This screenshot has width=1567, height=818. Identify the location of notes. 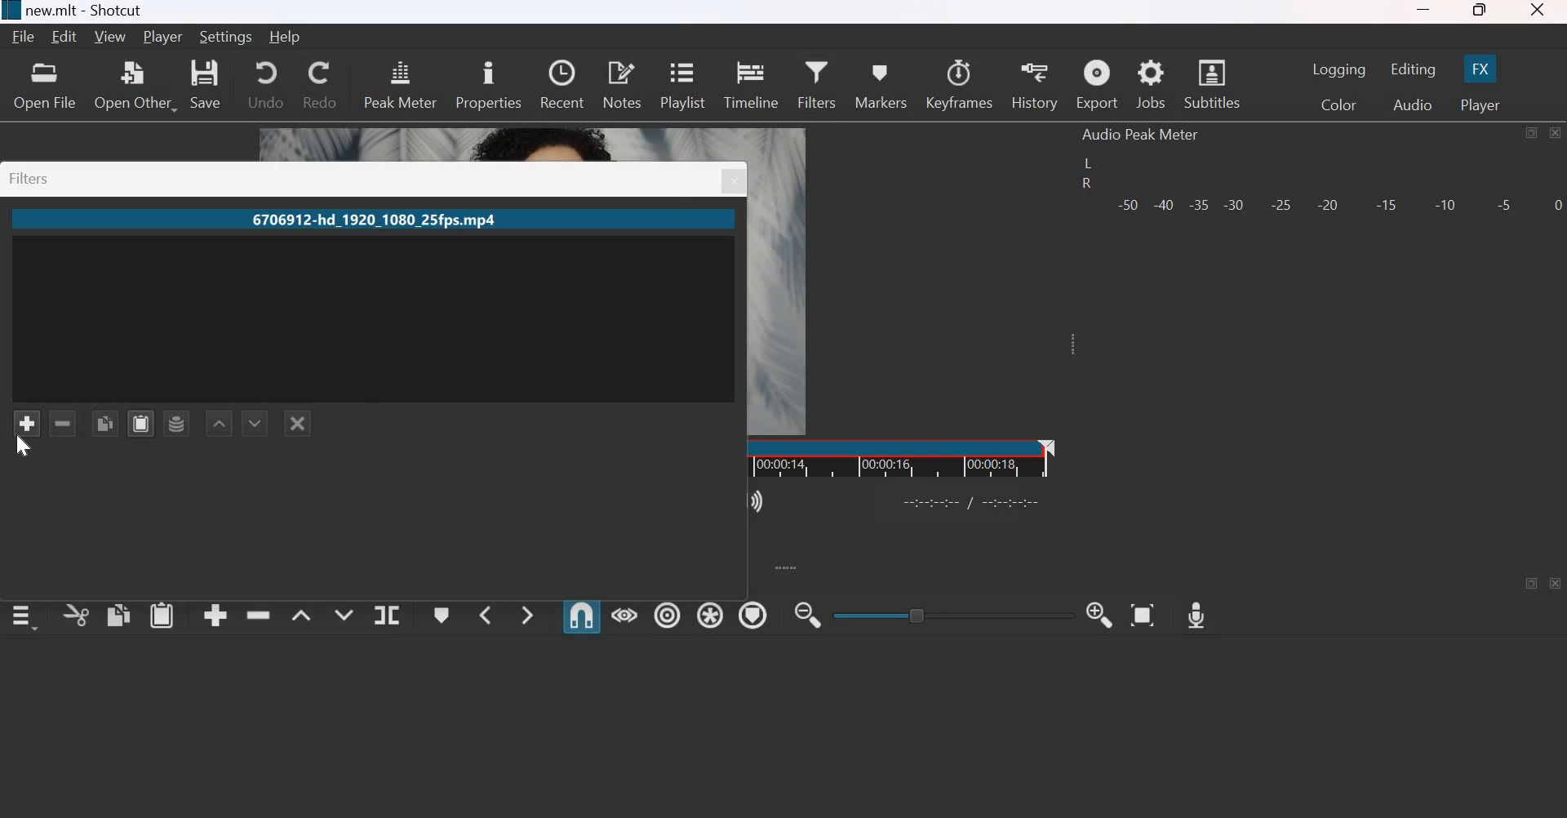
(622, 83).